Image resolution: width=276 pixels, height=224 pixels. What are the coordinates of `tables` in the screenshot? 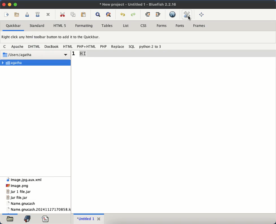 It's located at (108, 25).